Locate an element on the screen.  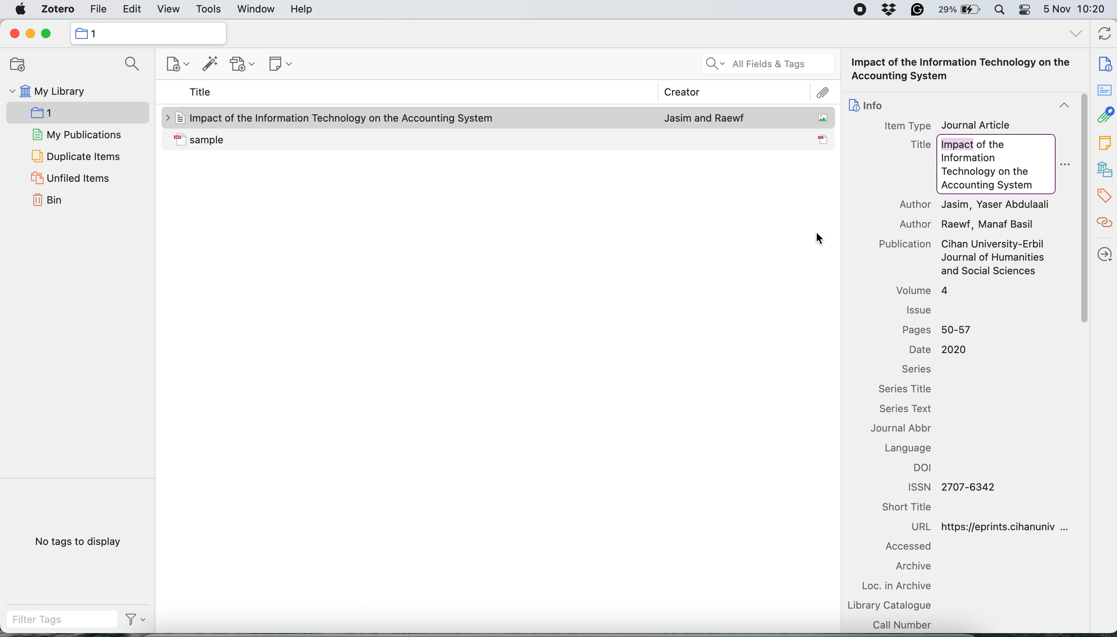
refresh is located at coordinates (1104, 35).